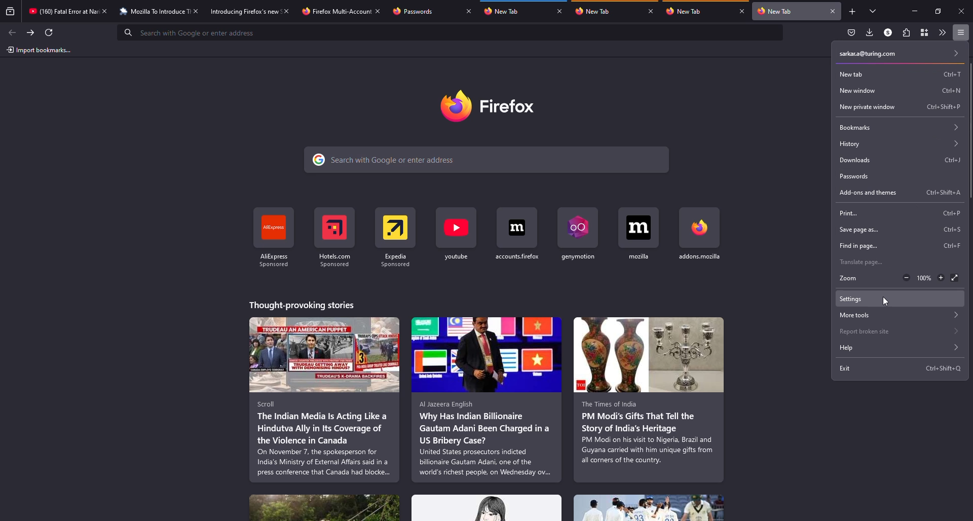 Image resolution: width=973 pixels, height=521 pixels. I want to click on tab, so click(596, 11).